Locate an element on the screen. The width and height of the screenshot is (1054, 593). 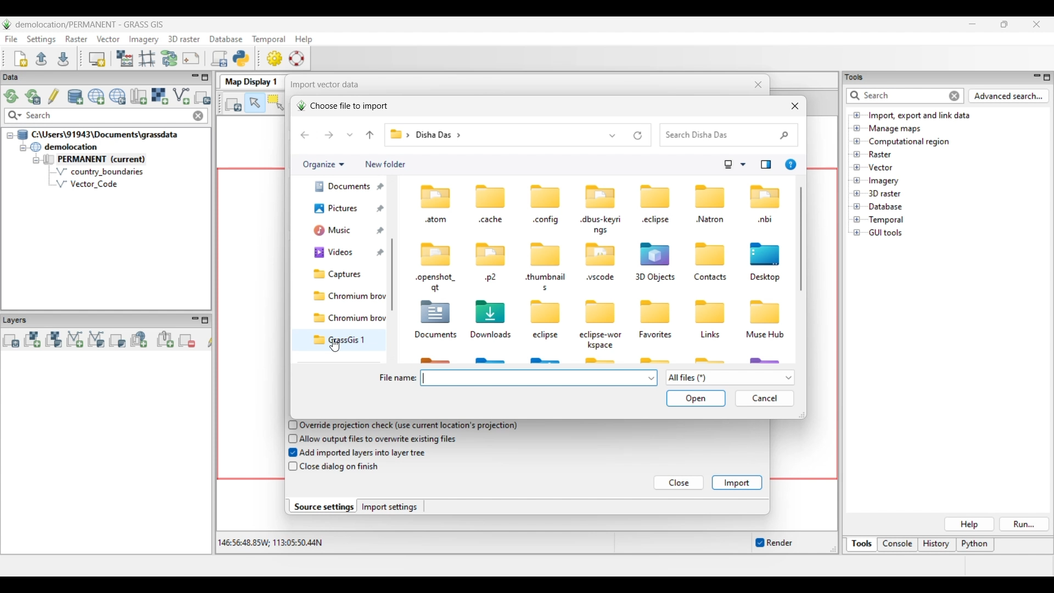
Change view options is located at coordinates (743, 165).